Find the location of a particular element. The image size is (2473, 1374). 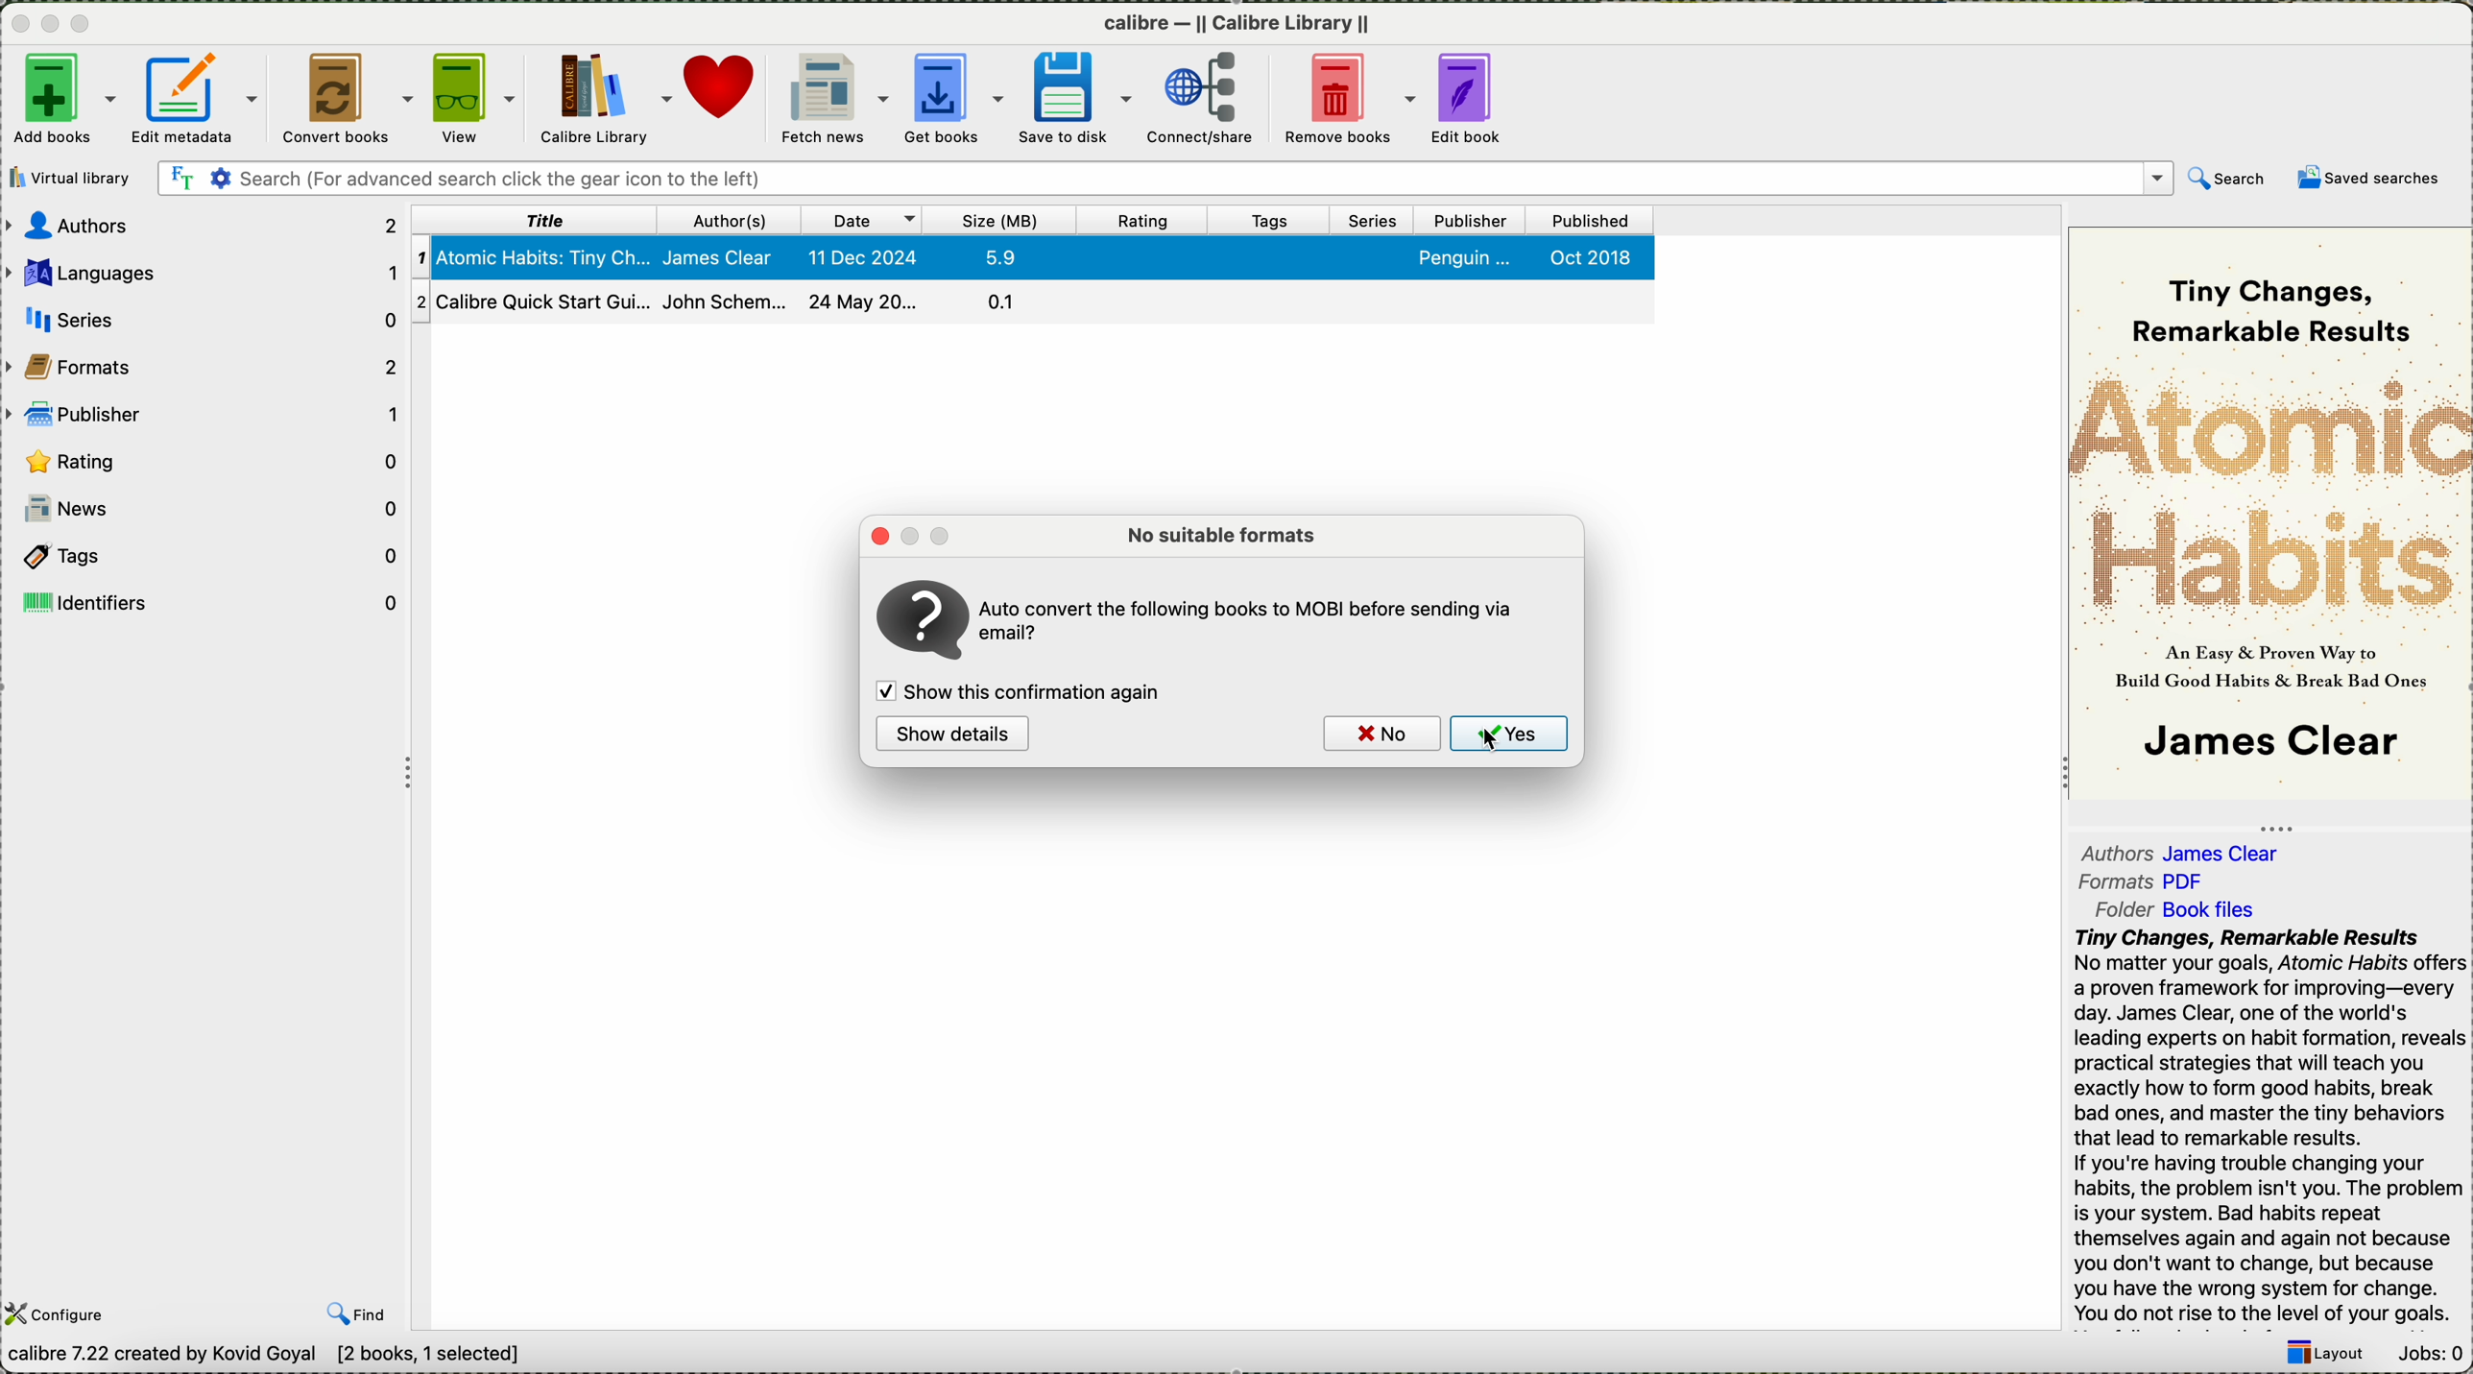

show details is located at coordinates (950, 733).